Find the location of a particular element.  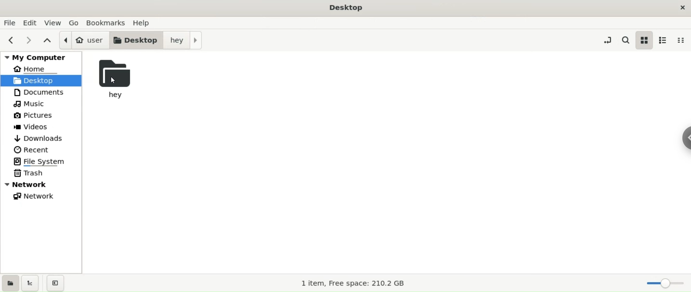

desktop is located at coordinates (347, 8).